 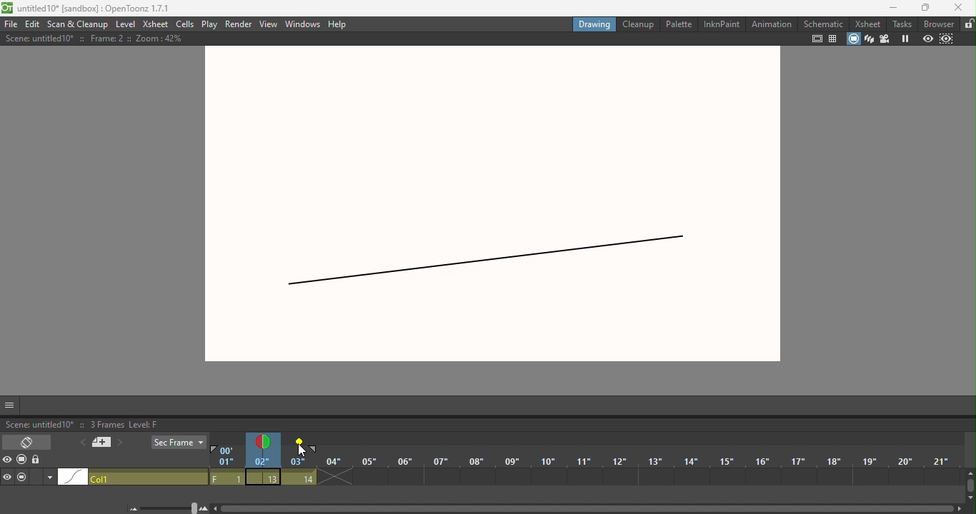 I want to click on View, so click(x=269, y=24).